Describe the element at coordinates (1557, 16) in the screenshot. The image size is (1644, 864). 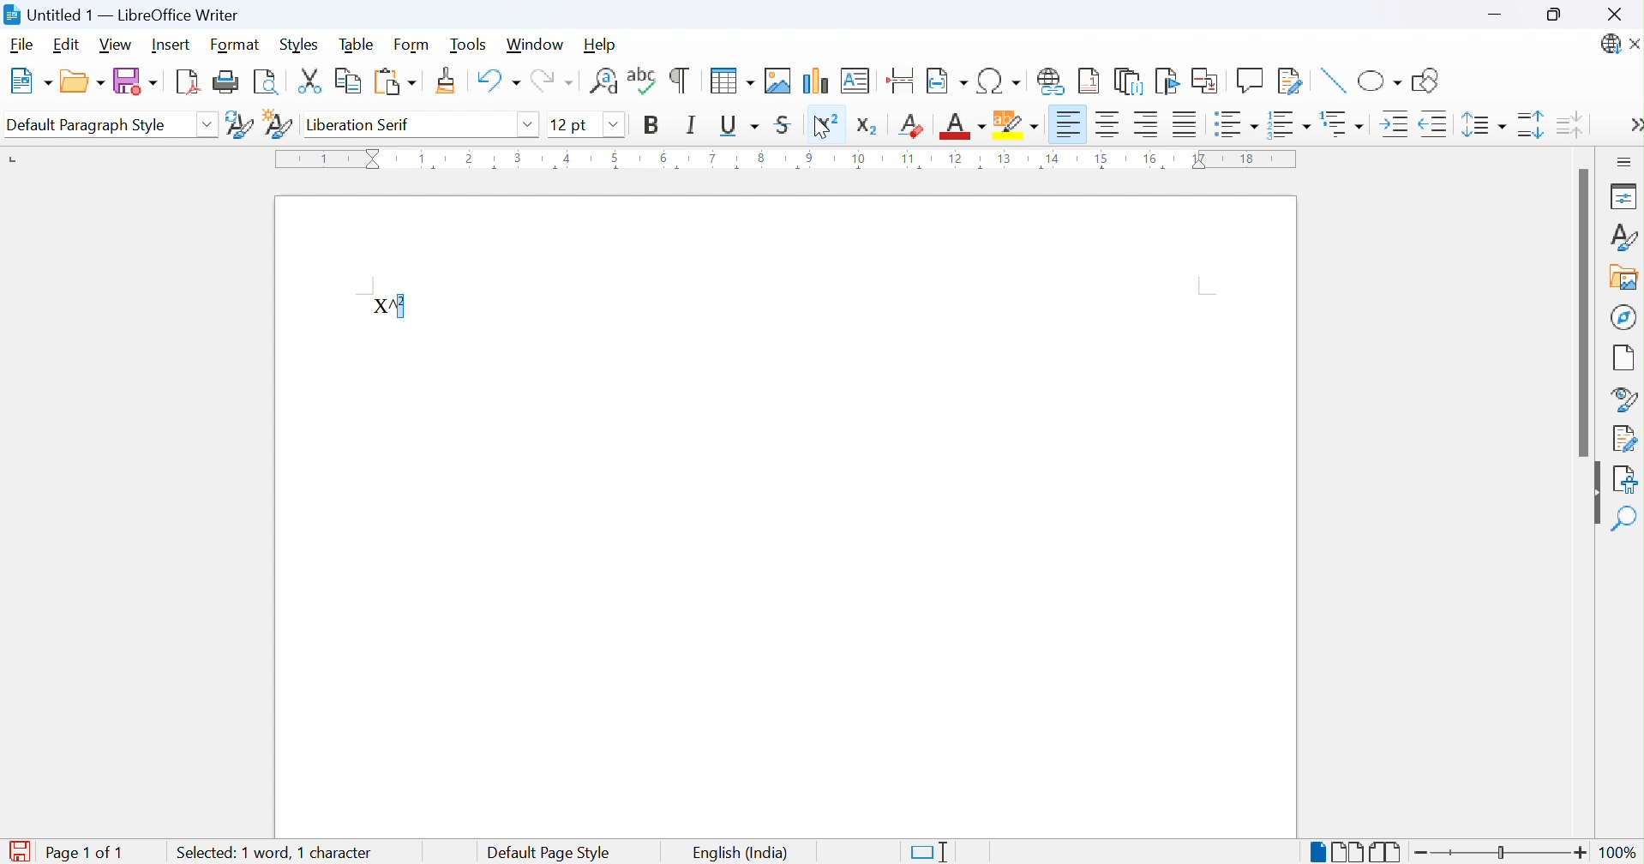
I see `Restore down` at that location.